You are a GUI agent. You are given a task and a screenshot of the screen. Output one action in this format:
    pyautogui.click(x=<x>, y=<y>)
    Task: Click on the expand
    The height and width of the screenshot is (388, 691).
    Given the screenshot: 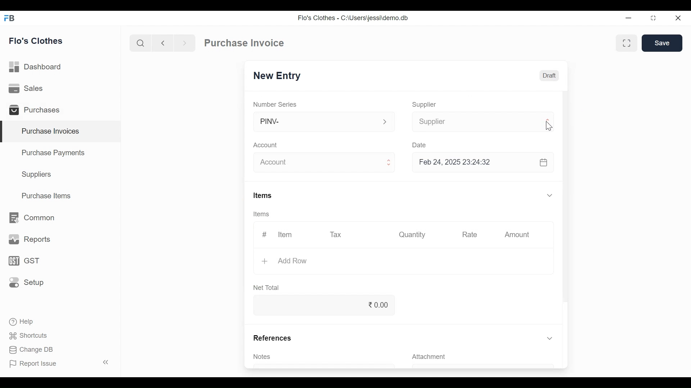 What is the action you would take?
    pyautogui.click(x=385, y=122)
    